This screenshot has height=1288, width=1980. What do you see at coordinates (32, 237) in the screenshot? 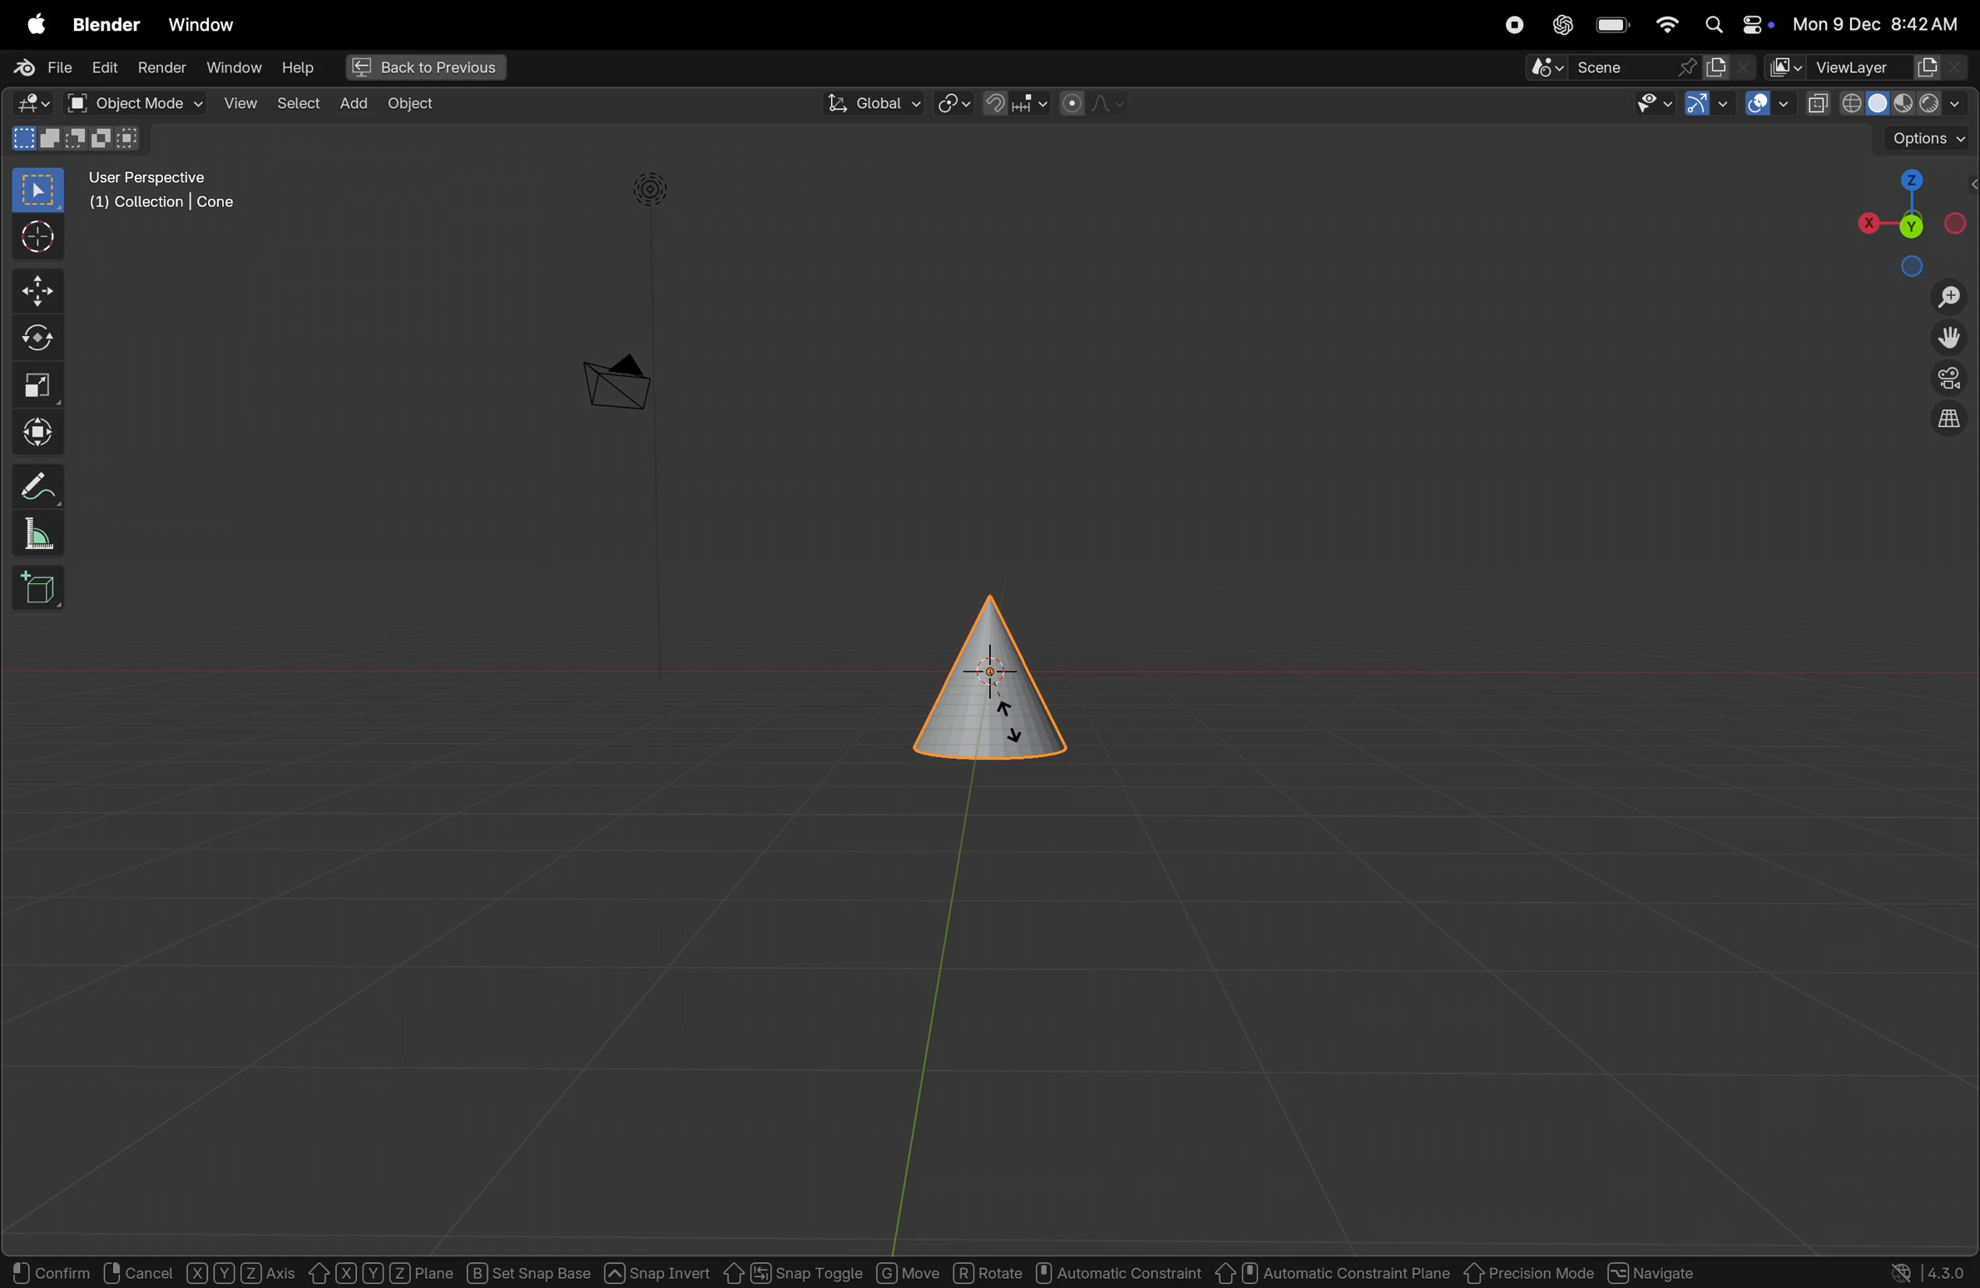
I see `cursor` at bounding box center [32, 237].